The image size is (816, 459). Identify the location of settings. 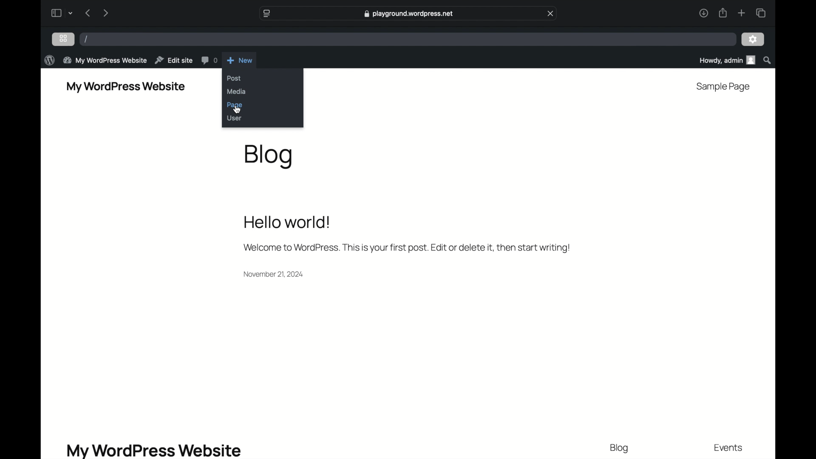
(753, 40).